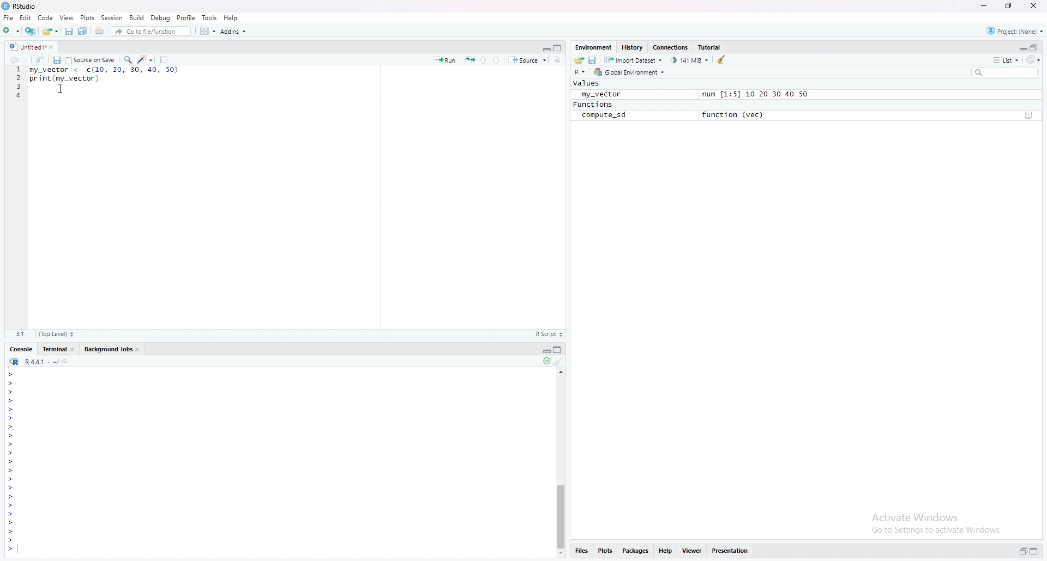 The image size is (1047, 561). I want to click on Go to next section/Chunk (Ctrl + pdDn), so click(498, 59).